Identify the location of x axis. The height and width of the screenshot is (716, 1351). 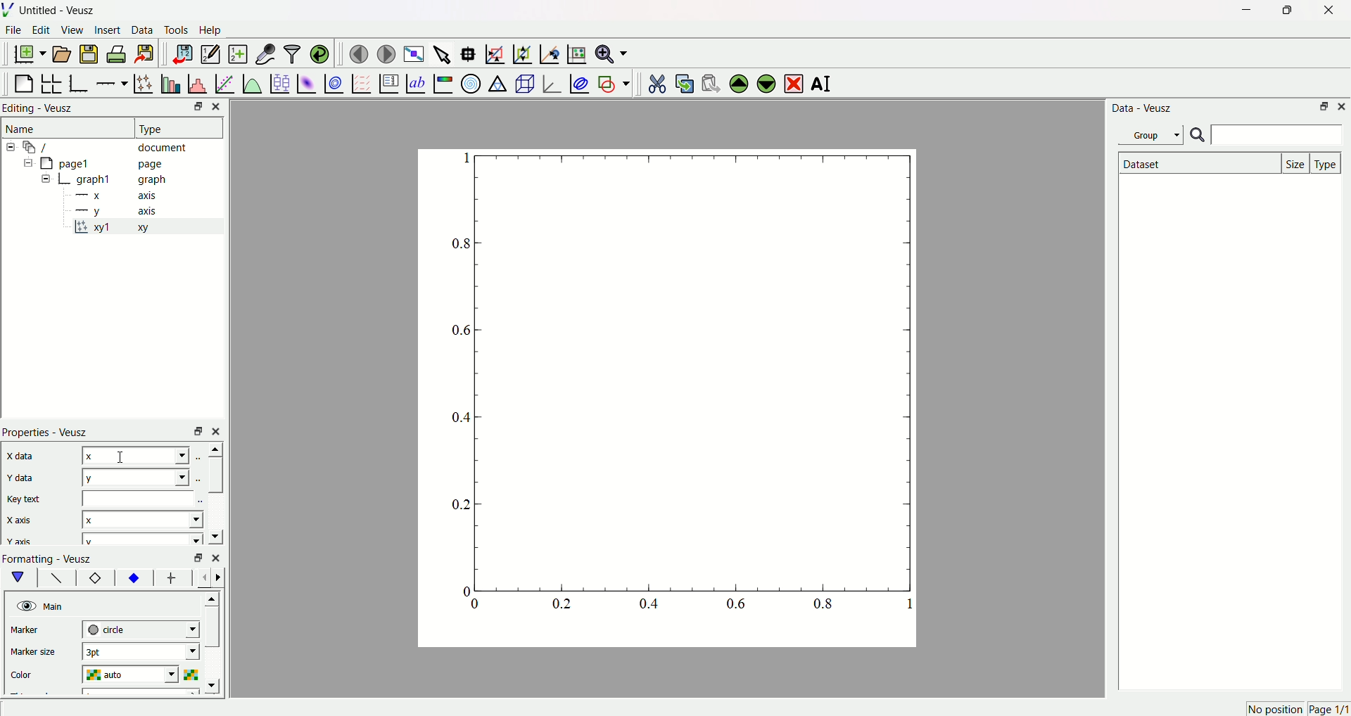
(119, 196).